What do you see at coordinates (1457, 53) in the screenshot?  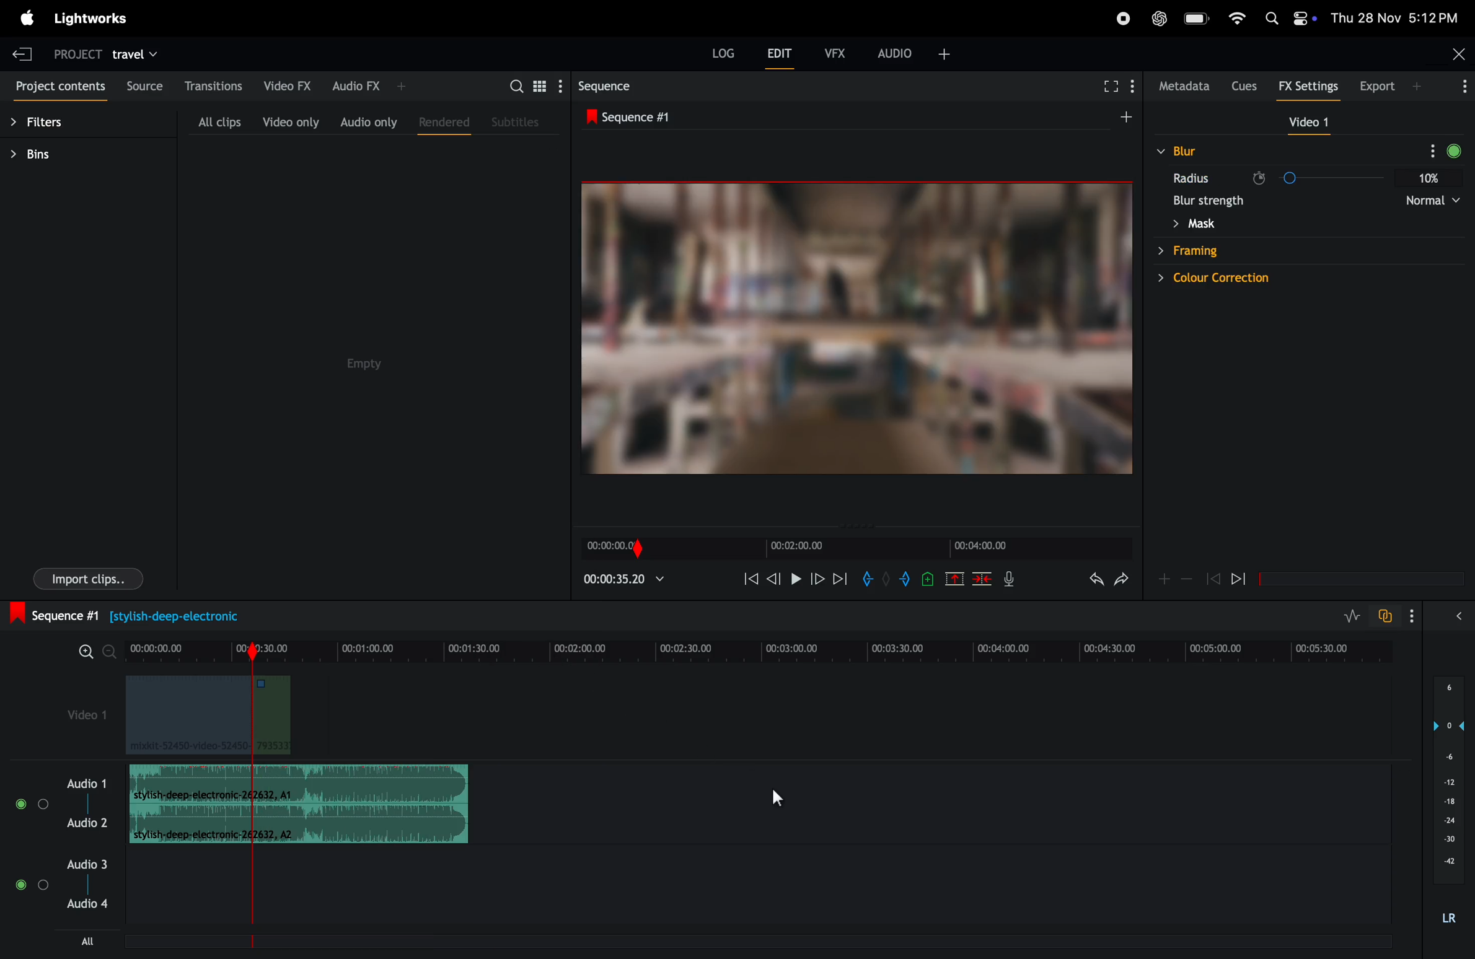 I see `Close` at bounding box center [1457, 53].